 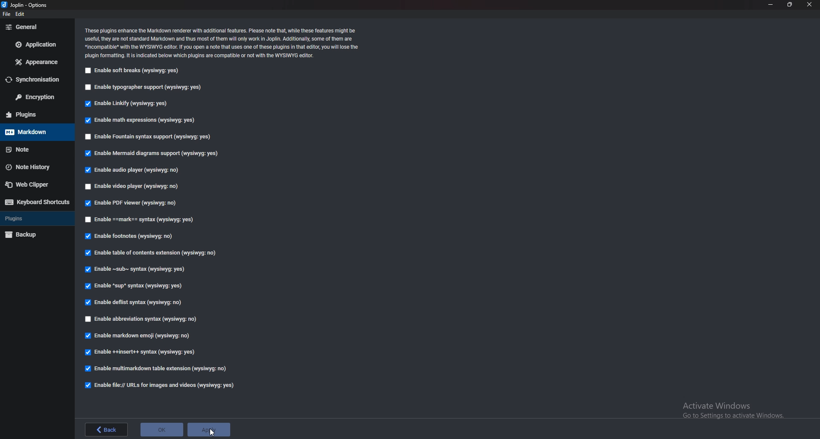 What do you see at coordinates (790, 5) in the screenshot?
I see `resize` at bounding box center [790, 5].